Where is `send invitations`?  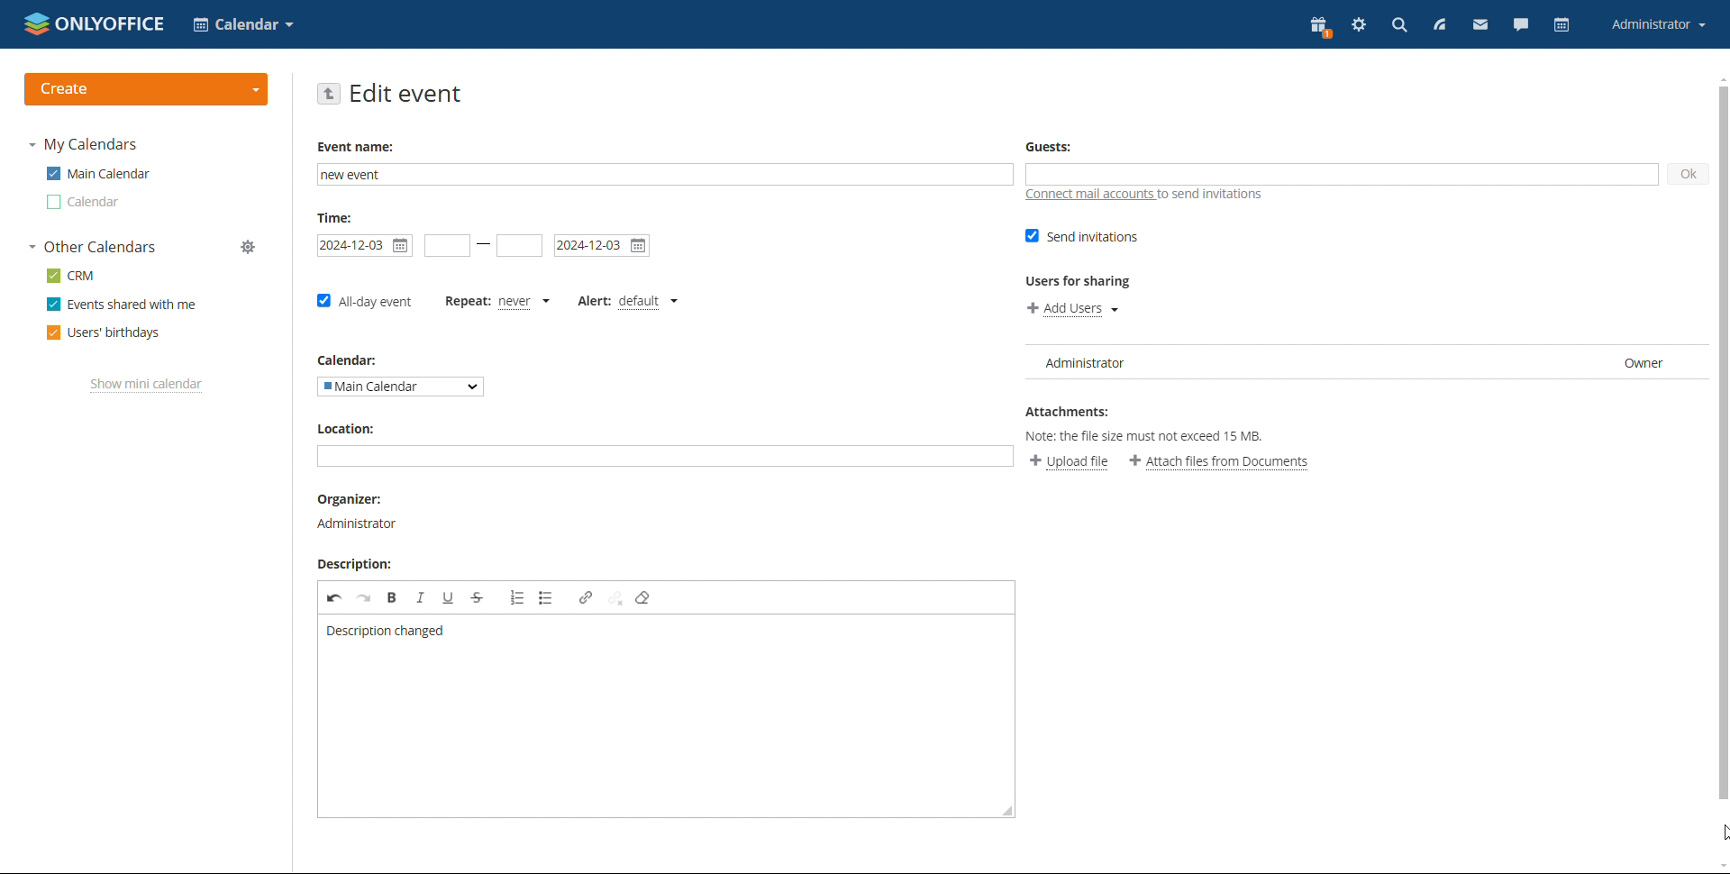
send invitations is located at coordinates (1083, 238).